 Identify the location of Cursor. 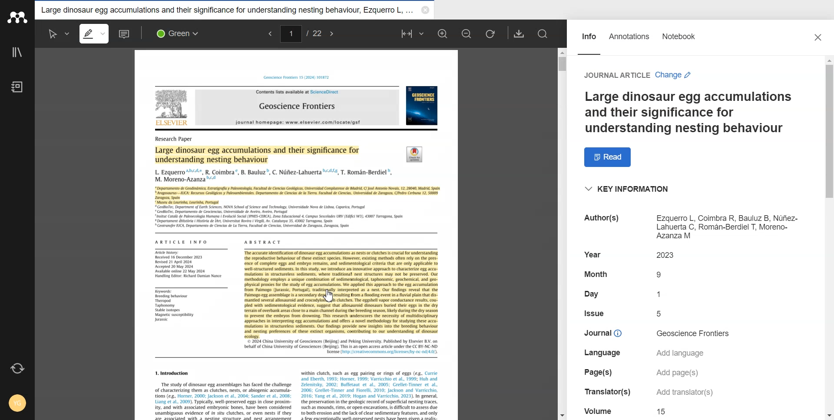
(331, 297).